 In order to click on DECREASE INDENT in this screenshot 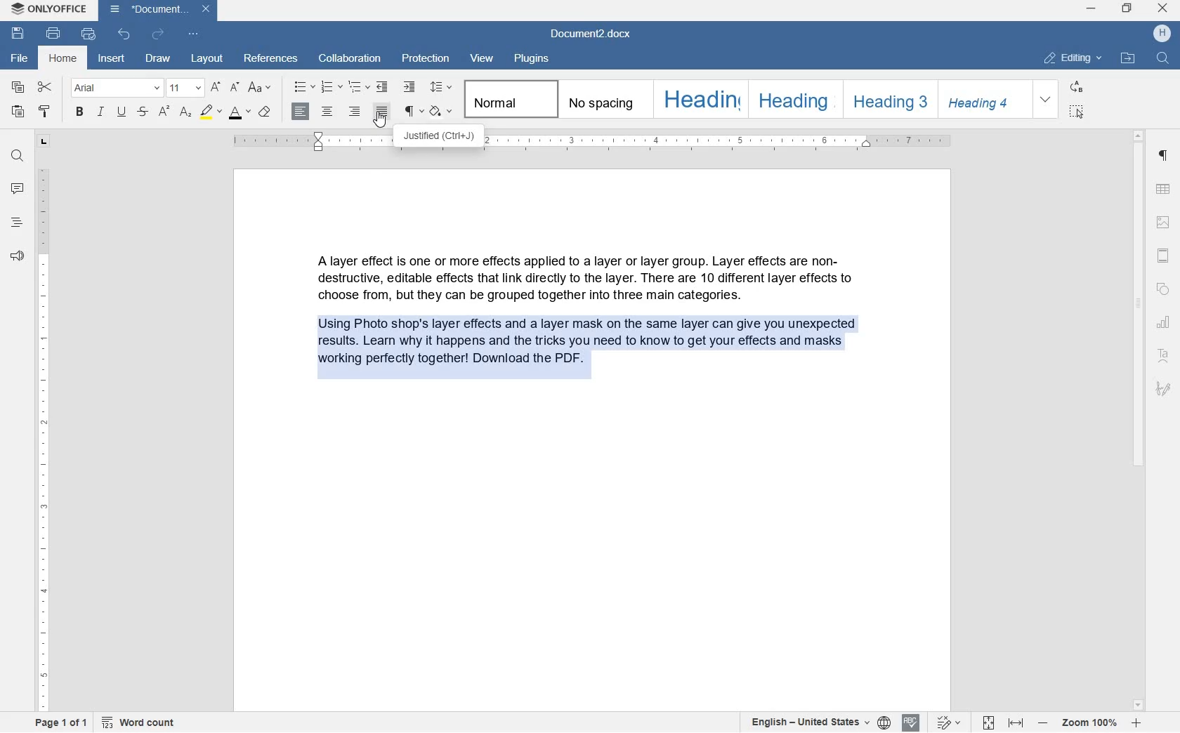, I will do `click(383, 88)`.